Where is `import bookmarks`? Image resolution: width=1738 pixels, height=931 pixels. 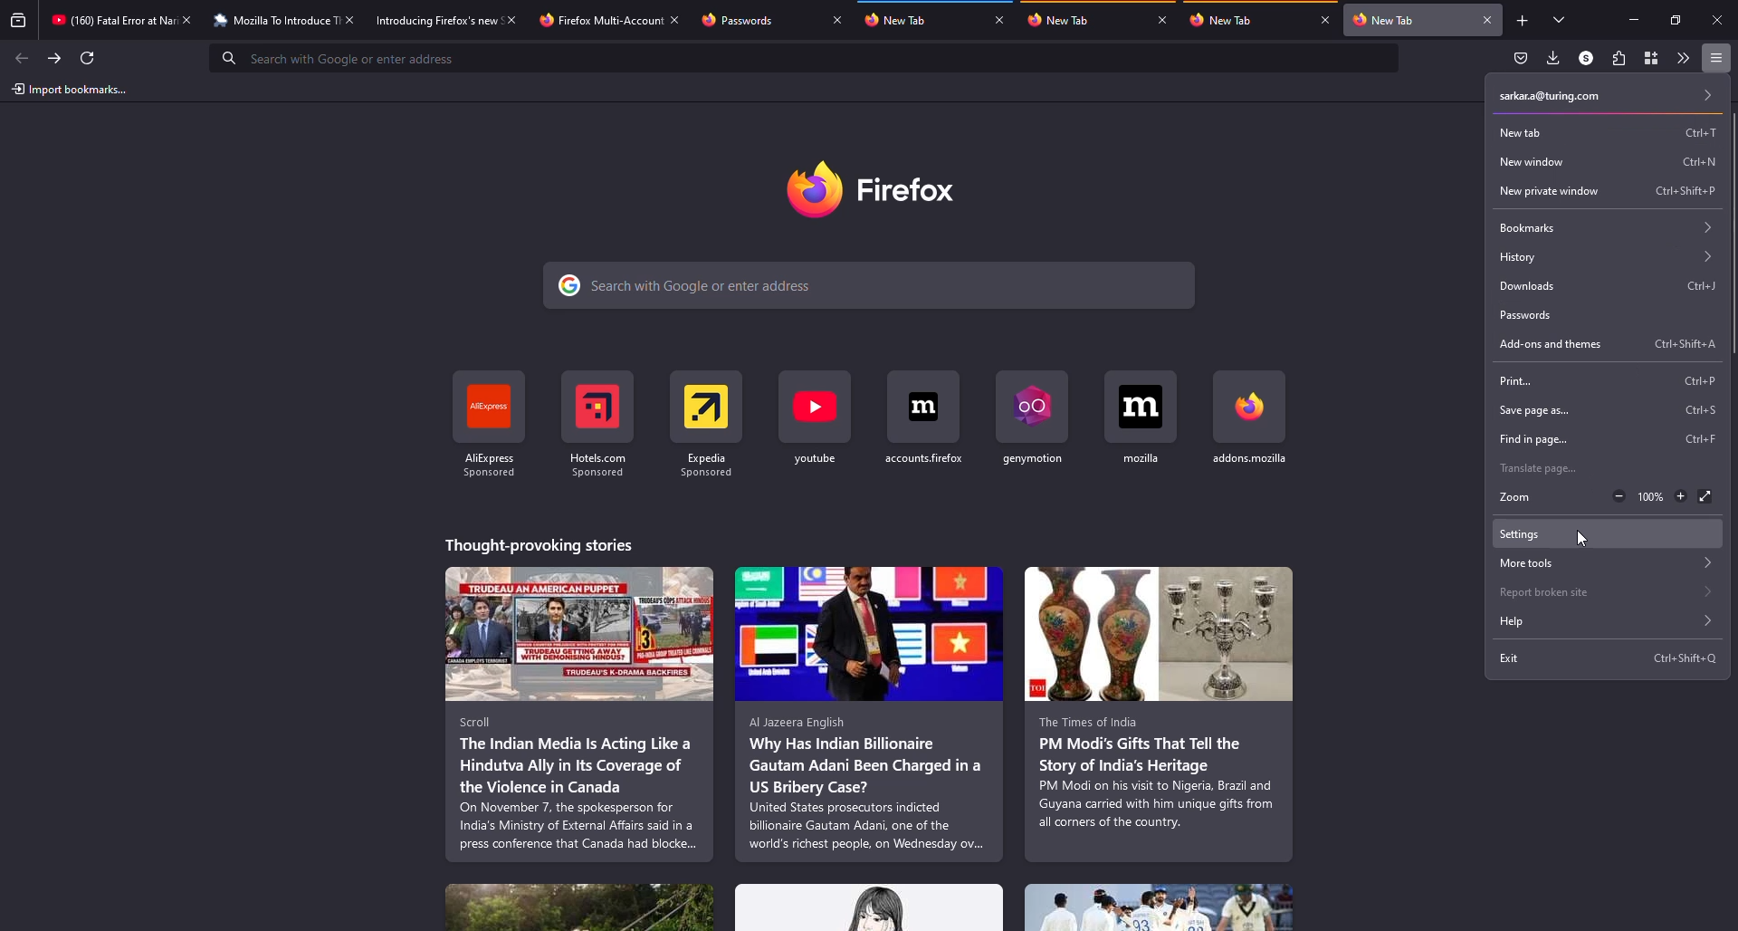
import bookmarks is located at coordinates (68, 88).